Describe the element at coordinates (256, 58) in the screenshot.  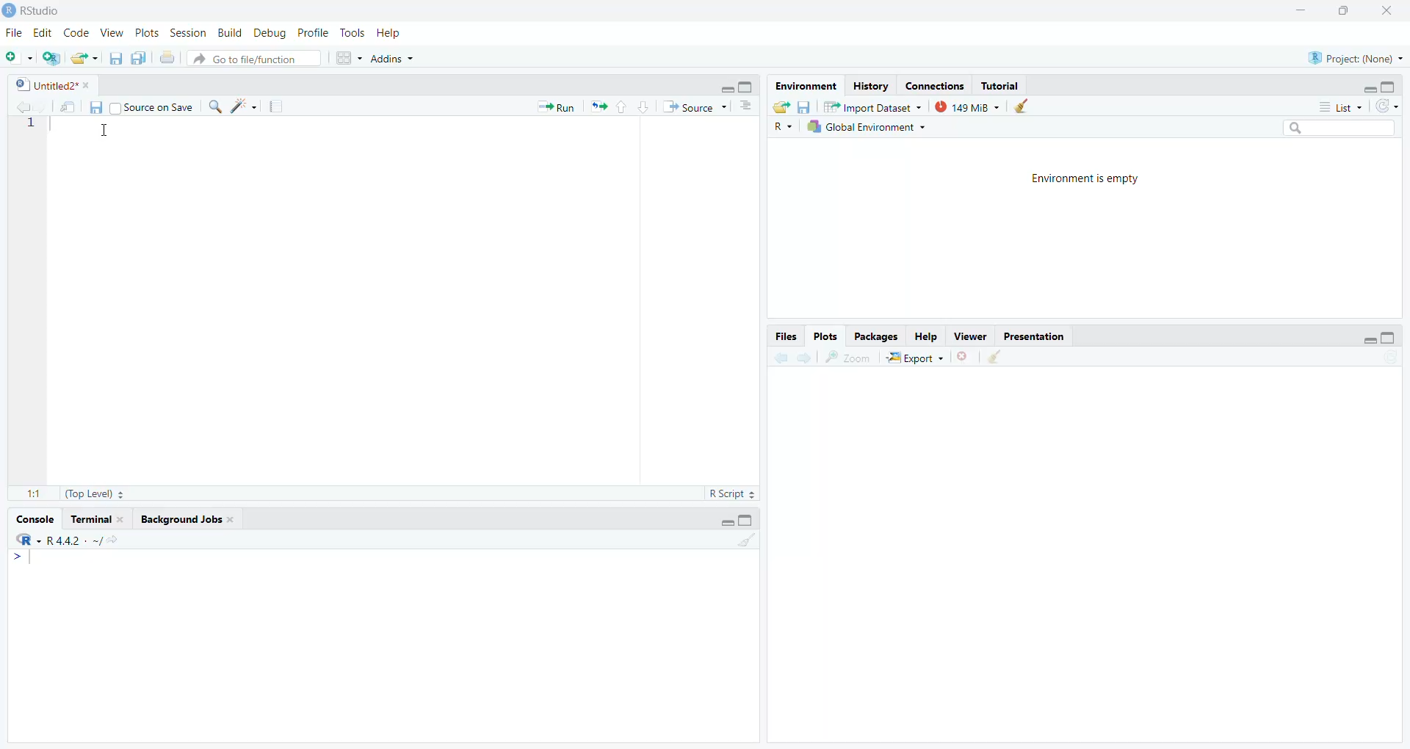
I see `Go to file/function A:` at that location.